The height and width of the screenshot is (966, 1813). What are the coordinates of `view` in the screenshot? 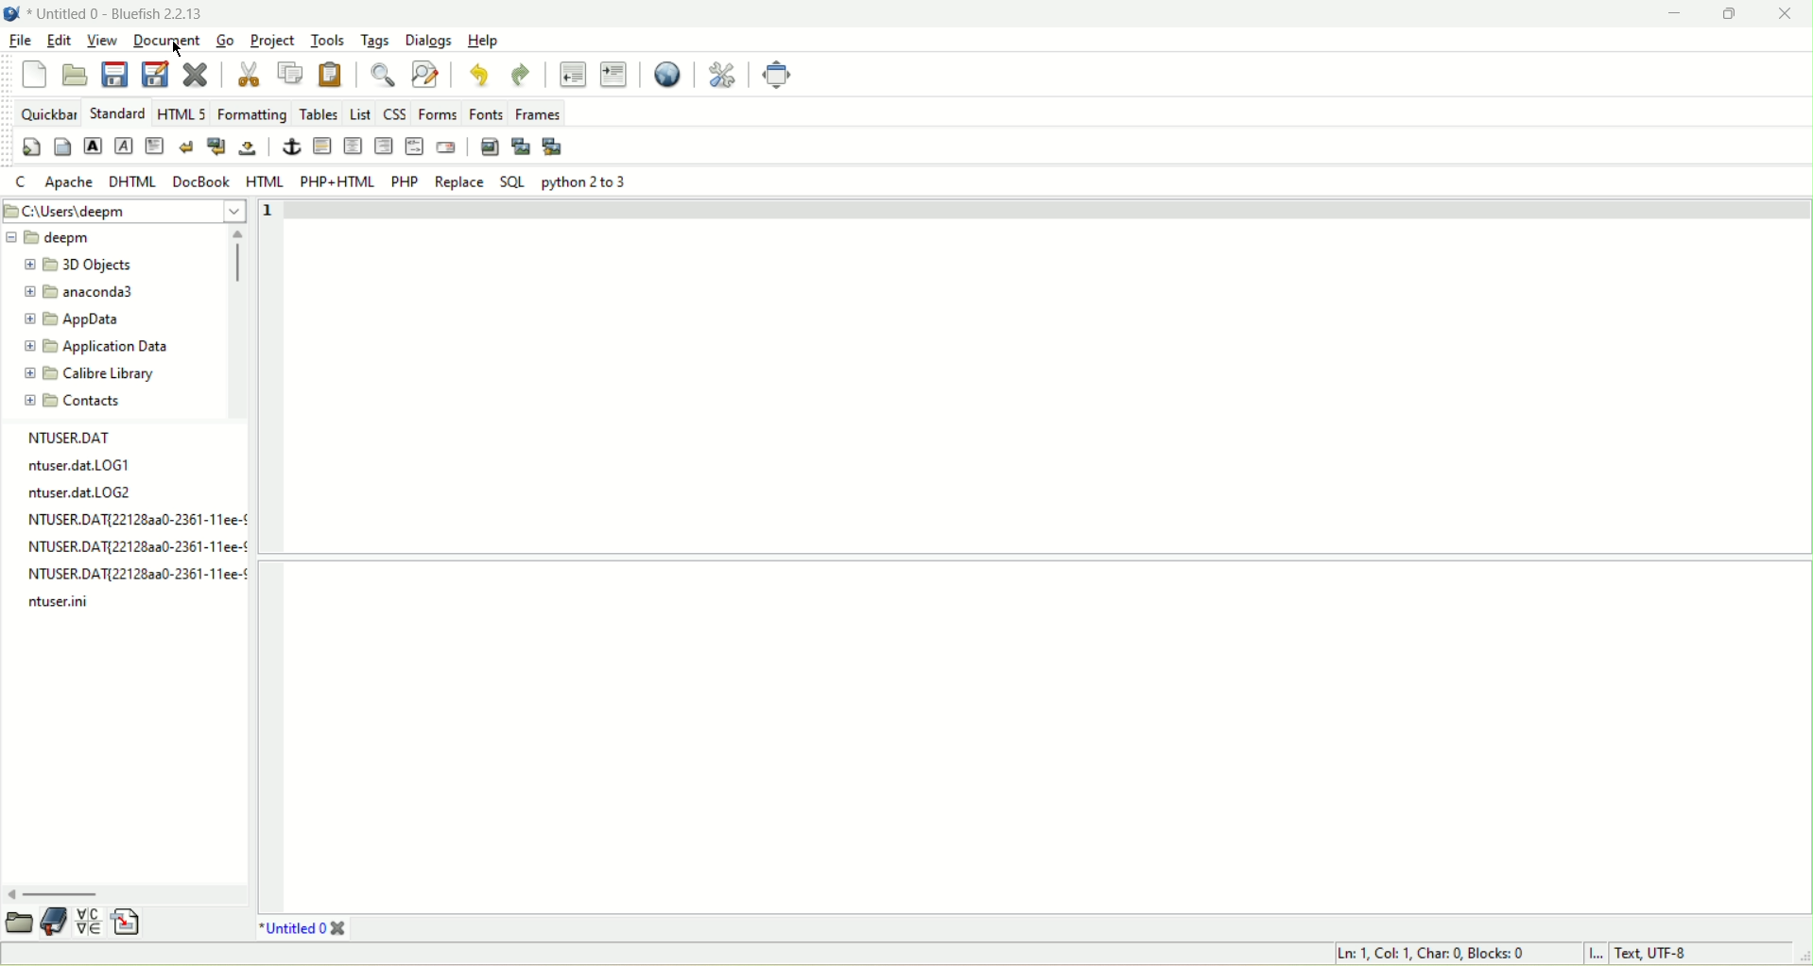 It's located at (105, 39).